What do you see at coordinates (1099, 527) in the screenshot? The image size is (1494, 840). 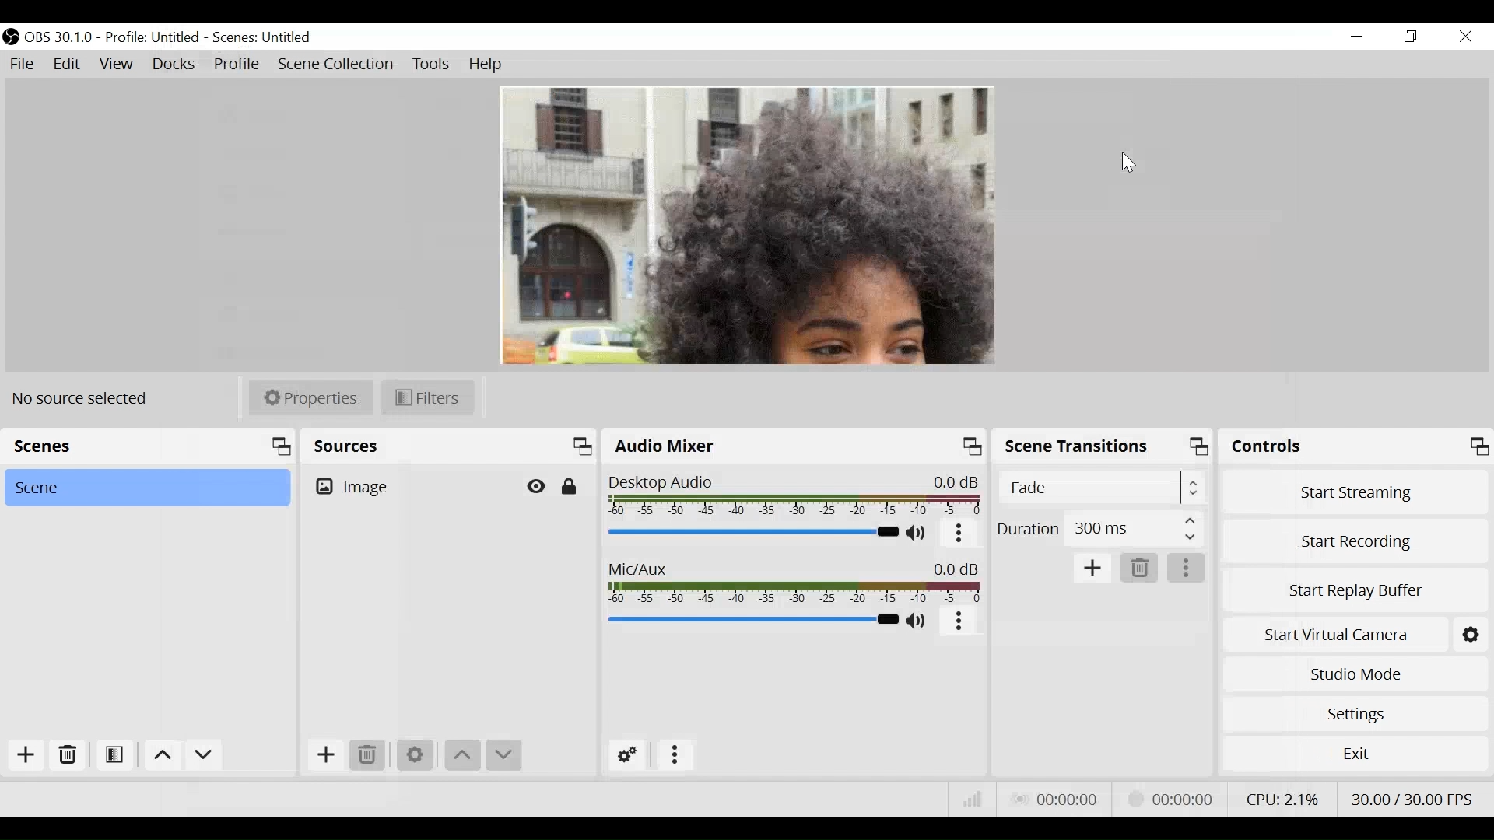 I see `Duration 300 ms` at bounding box center [1099, 527].